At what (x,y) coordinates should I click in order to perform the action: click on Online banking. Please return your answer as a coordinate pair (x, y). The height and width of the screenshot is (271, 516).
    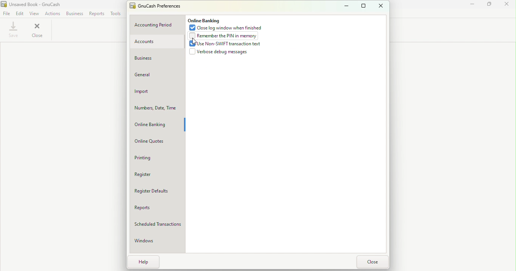
    Looking at the image, I should click on (155, 125).